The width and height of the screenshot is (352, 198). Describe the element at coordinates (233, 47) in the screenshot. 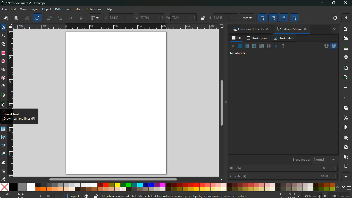

I see `close` at that location.